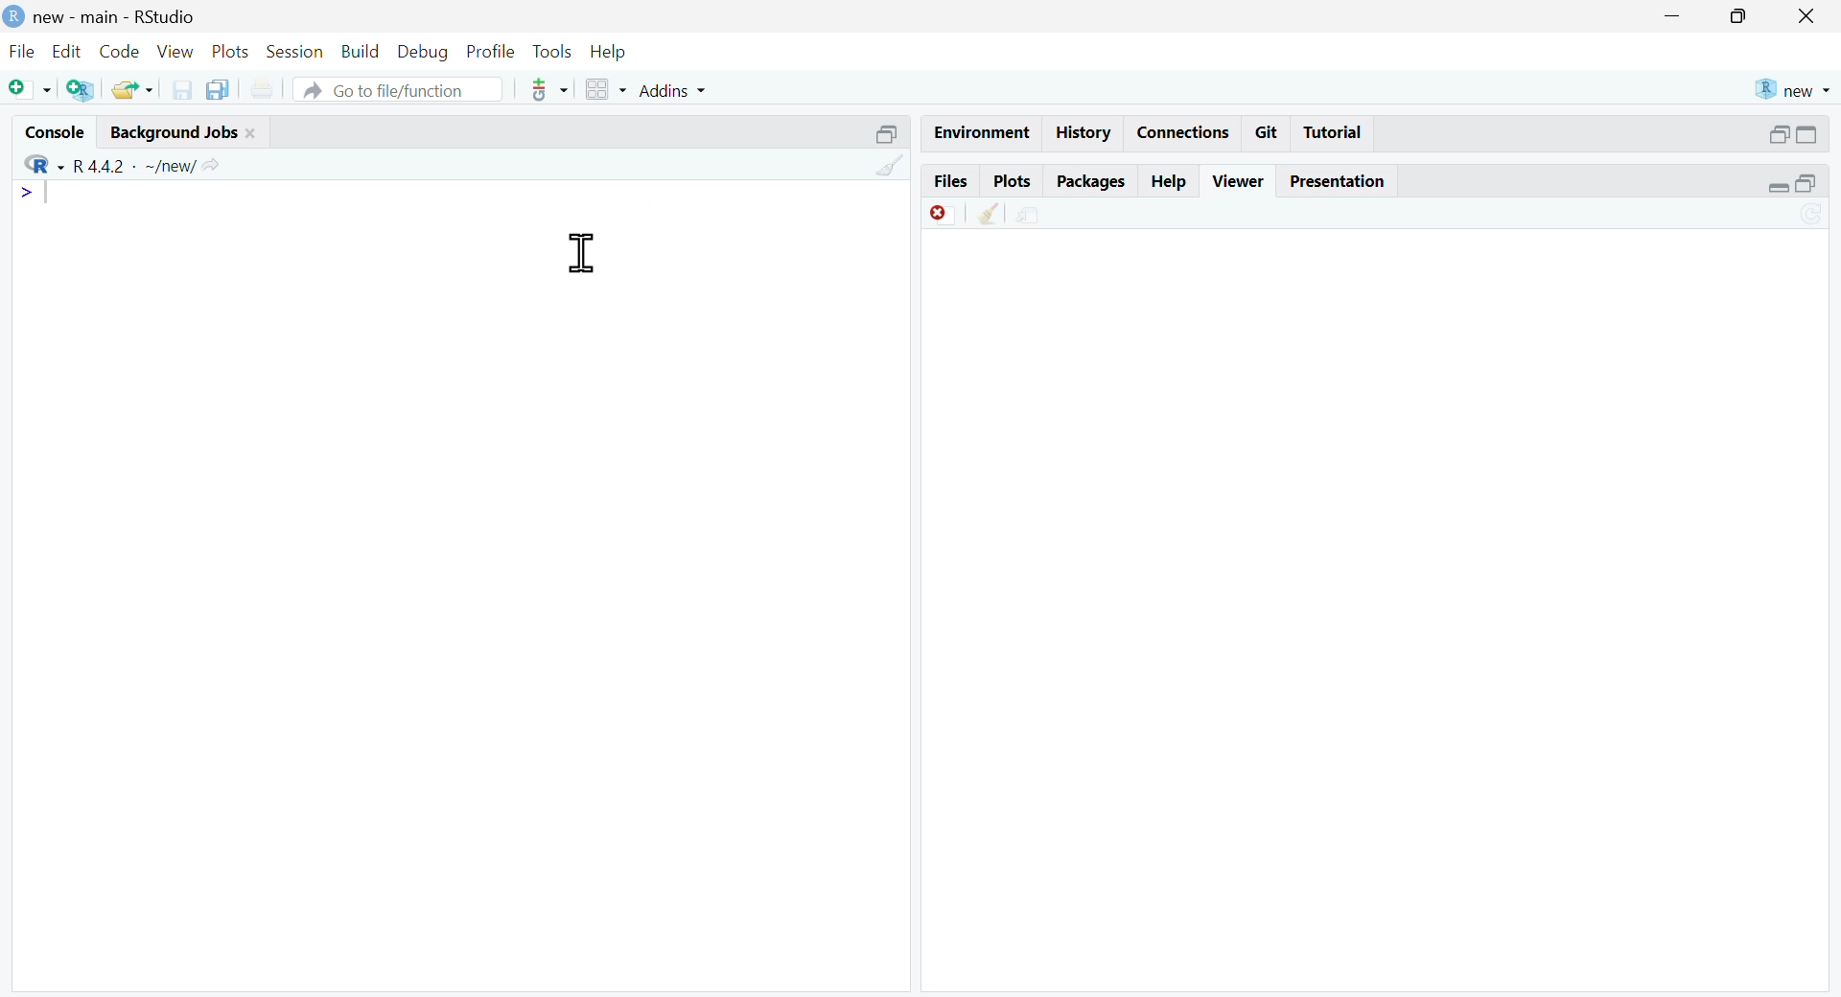 This screenshot has height=997, width=1841. What do you see at coordinates (119, 52) in the screenshot?
I see `code` at bounding box center [119, 52].